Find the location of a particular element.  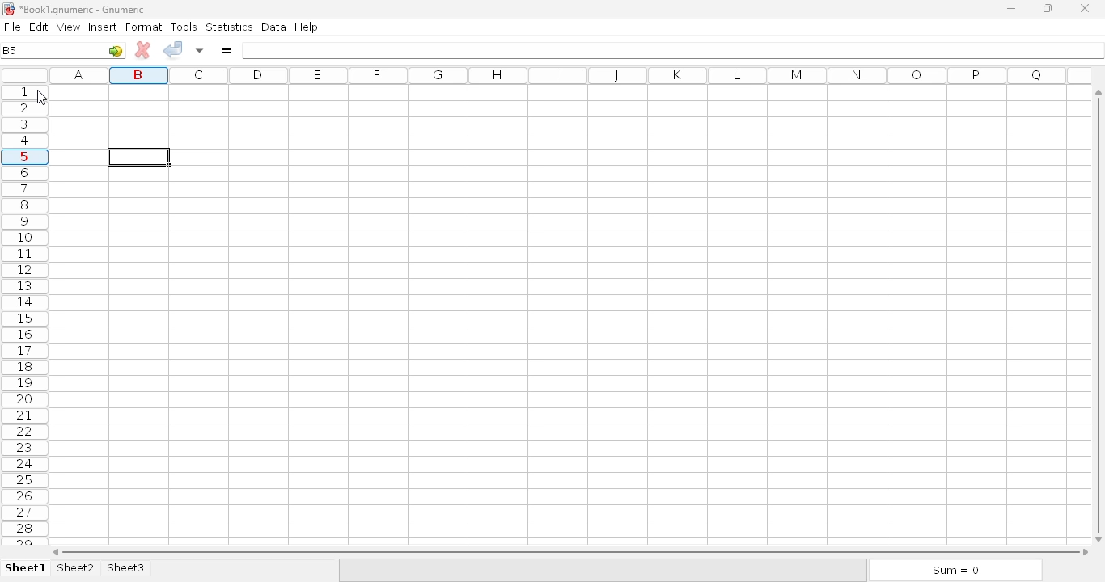

sheet2 is located at coordinates (77, 568).